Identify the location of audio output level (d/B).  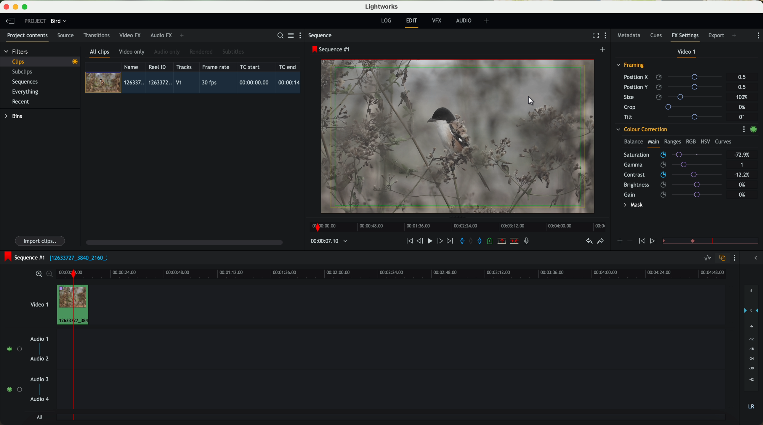
(751, 349).